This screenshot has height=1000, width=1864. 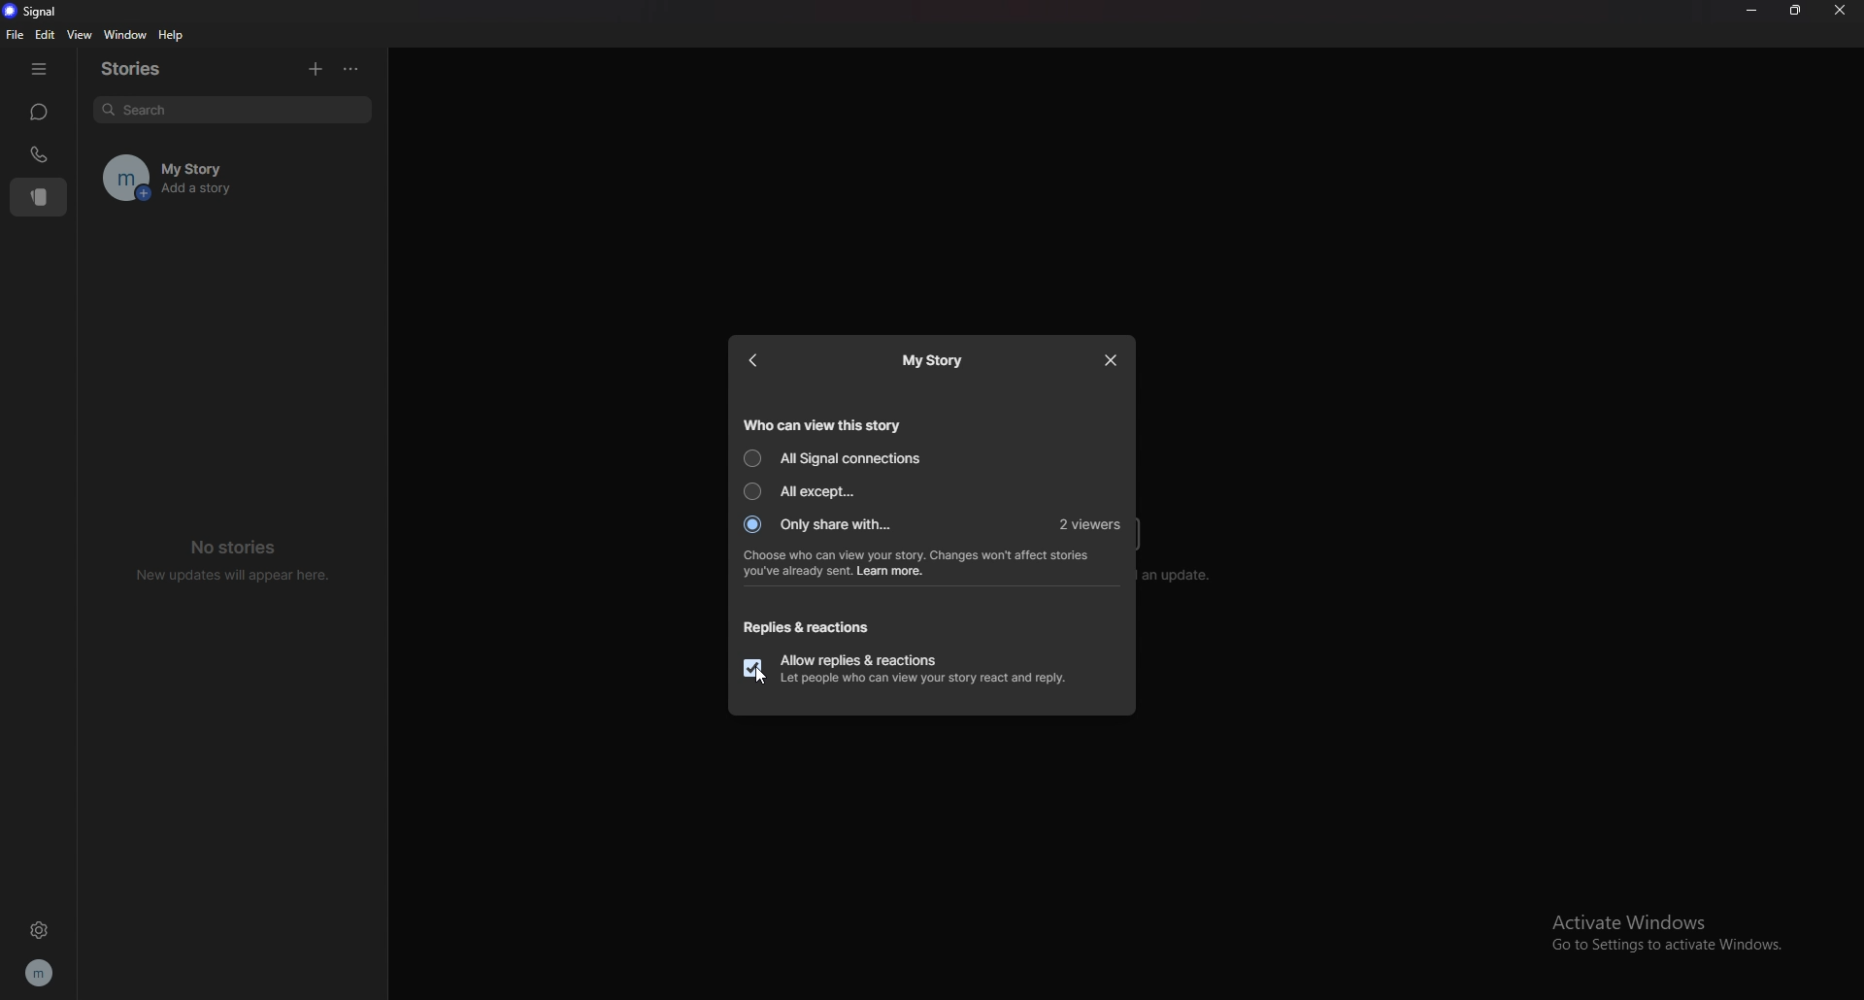 What do you see at coordinates (37, 932) in the screenshot?
I see `settings` at bounding box center [37, 932].